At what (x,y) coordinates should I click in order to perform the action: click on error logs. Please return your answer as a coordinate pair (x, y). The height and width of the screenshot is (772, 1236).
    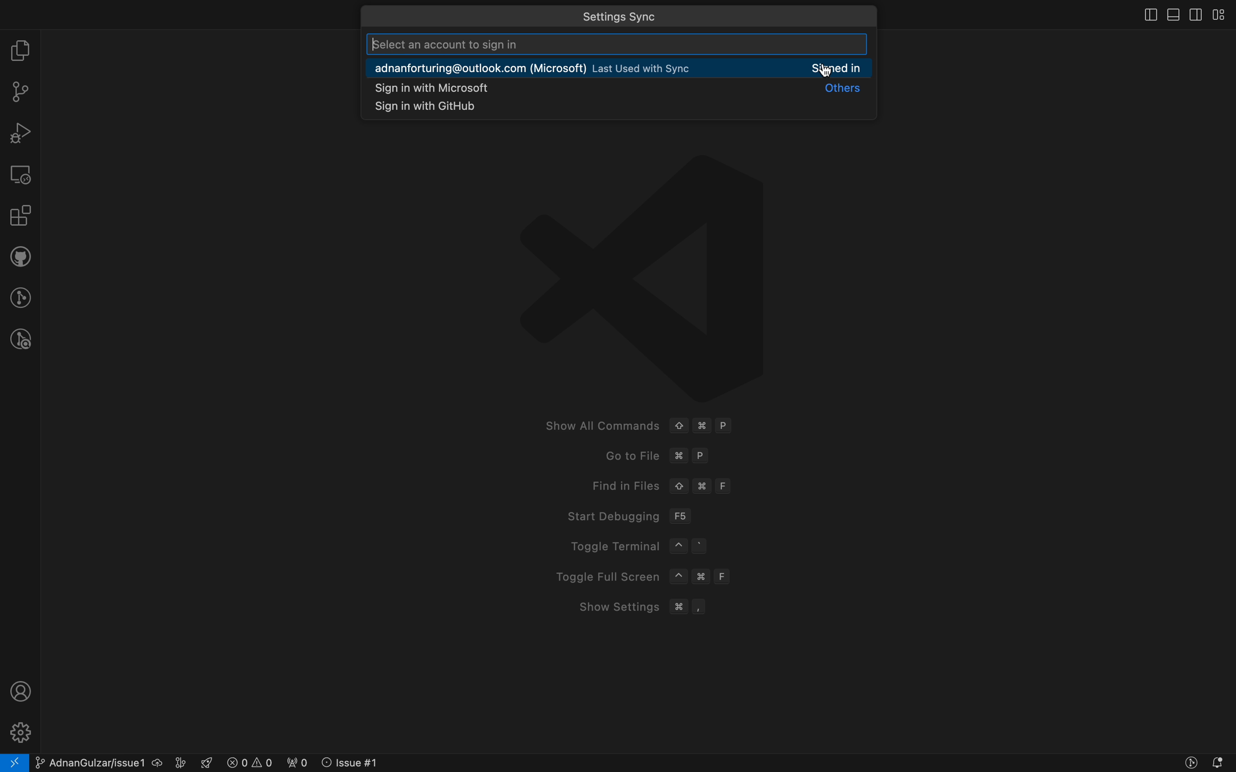
    Looking at the image, I should click on (296, 762).